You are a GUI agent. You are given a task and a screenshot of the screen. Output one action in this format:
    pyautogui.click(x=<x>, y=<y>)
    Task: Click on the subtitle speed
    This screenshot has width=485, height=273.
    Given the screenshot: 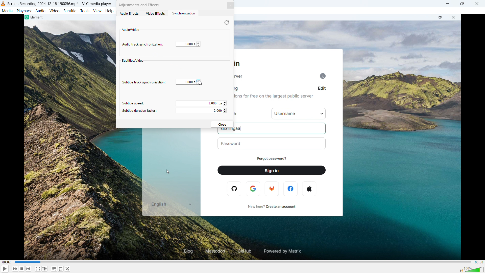 What is the action you would take?
    pyautogui.click(x=134, y=103)
    